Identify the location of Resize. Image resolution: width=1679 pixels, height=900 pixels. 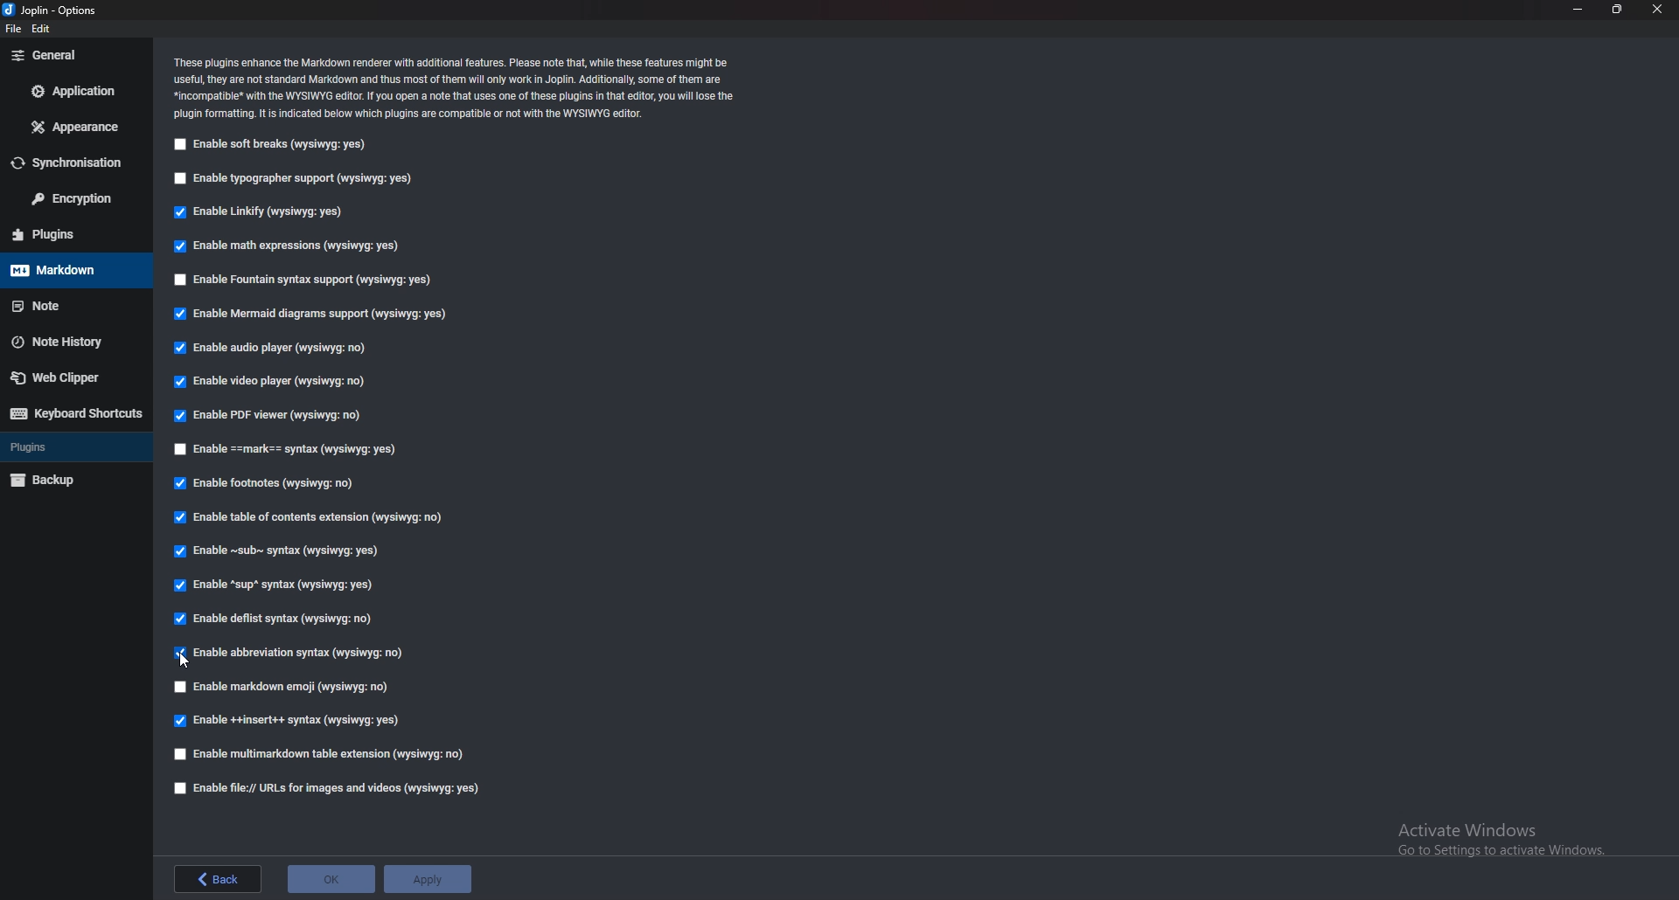
(1618, 9).